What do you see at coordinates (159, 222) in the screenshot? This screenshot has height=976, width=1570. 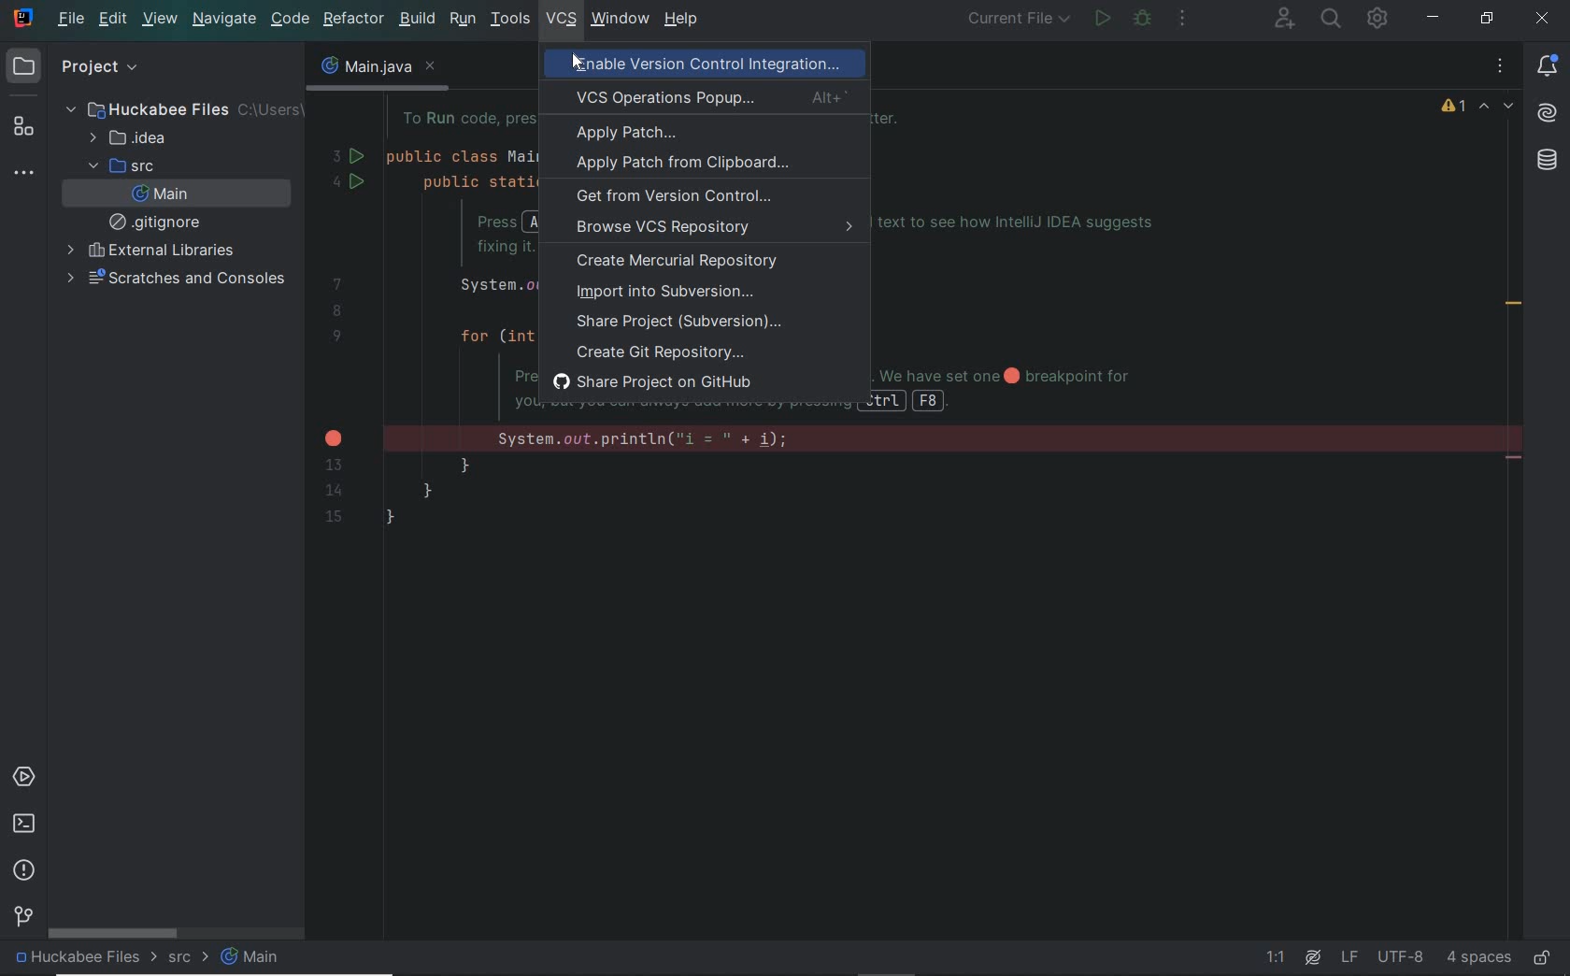 I see `gitignore` at bounding box center [159, 222].